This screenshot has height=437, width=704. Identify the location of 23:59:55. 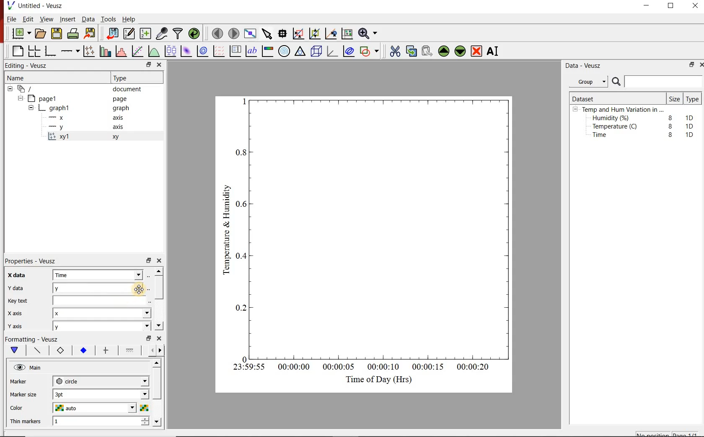
(246, 368).